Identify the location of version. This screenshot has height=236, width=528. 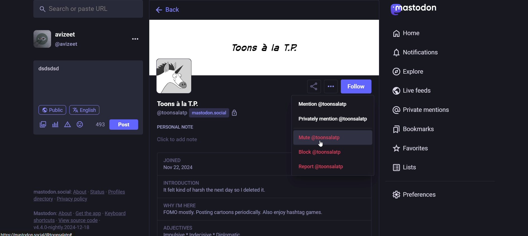
(64, 228).